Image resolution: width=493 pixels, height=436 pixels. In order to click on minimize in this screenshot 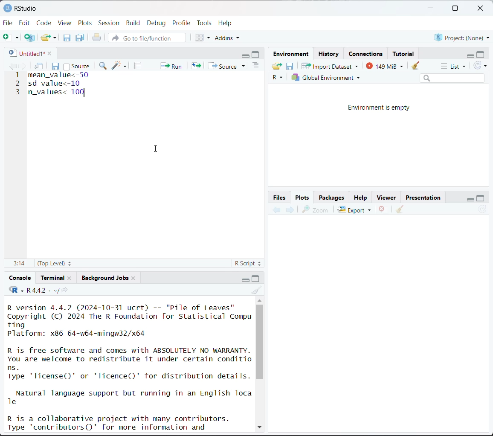, I will do `click(246, 55)`.